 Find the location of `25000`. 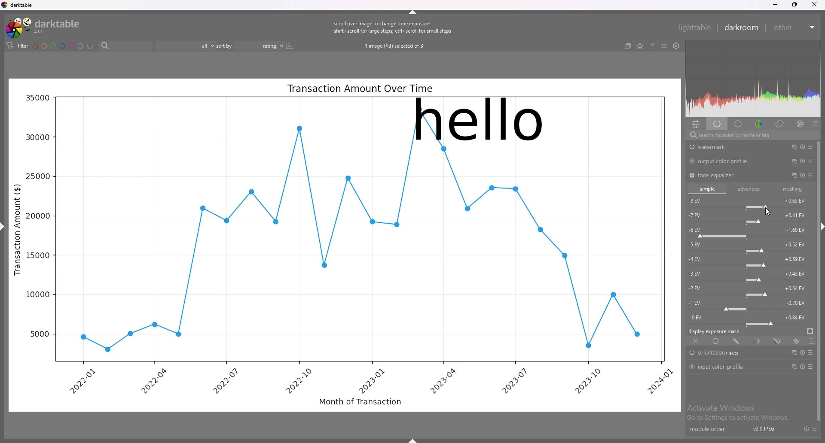

25000 is located at coordinates (37, 176).